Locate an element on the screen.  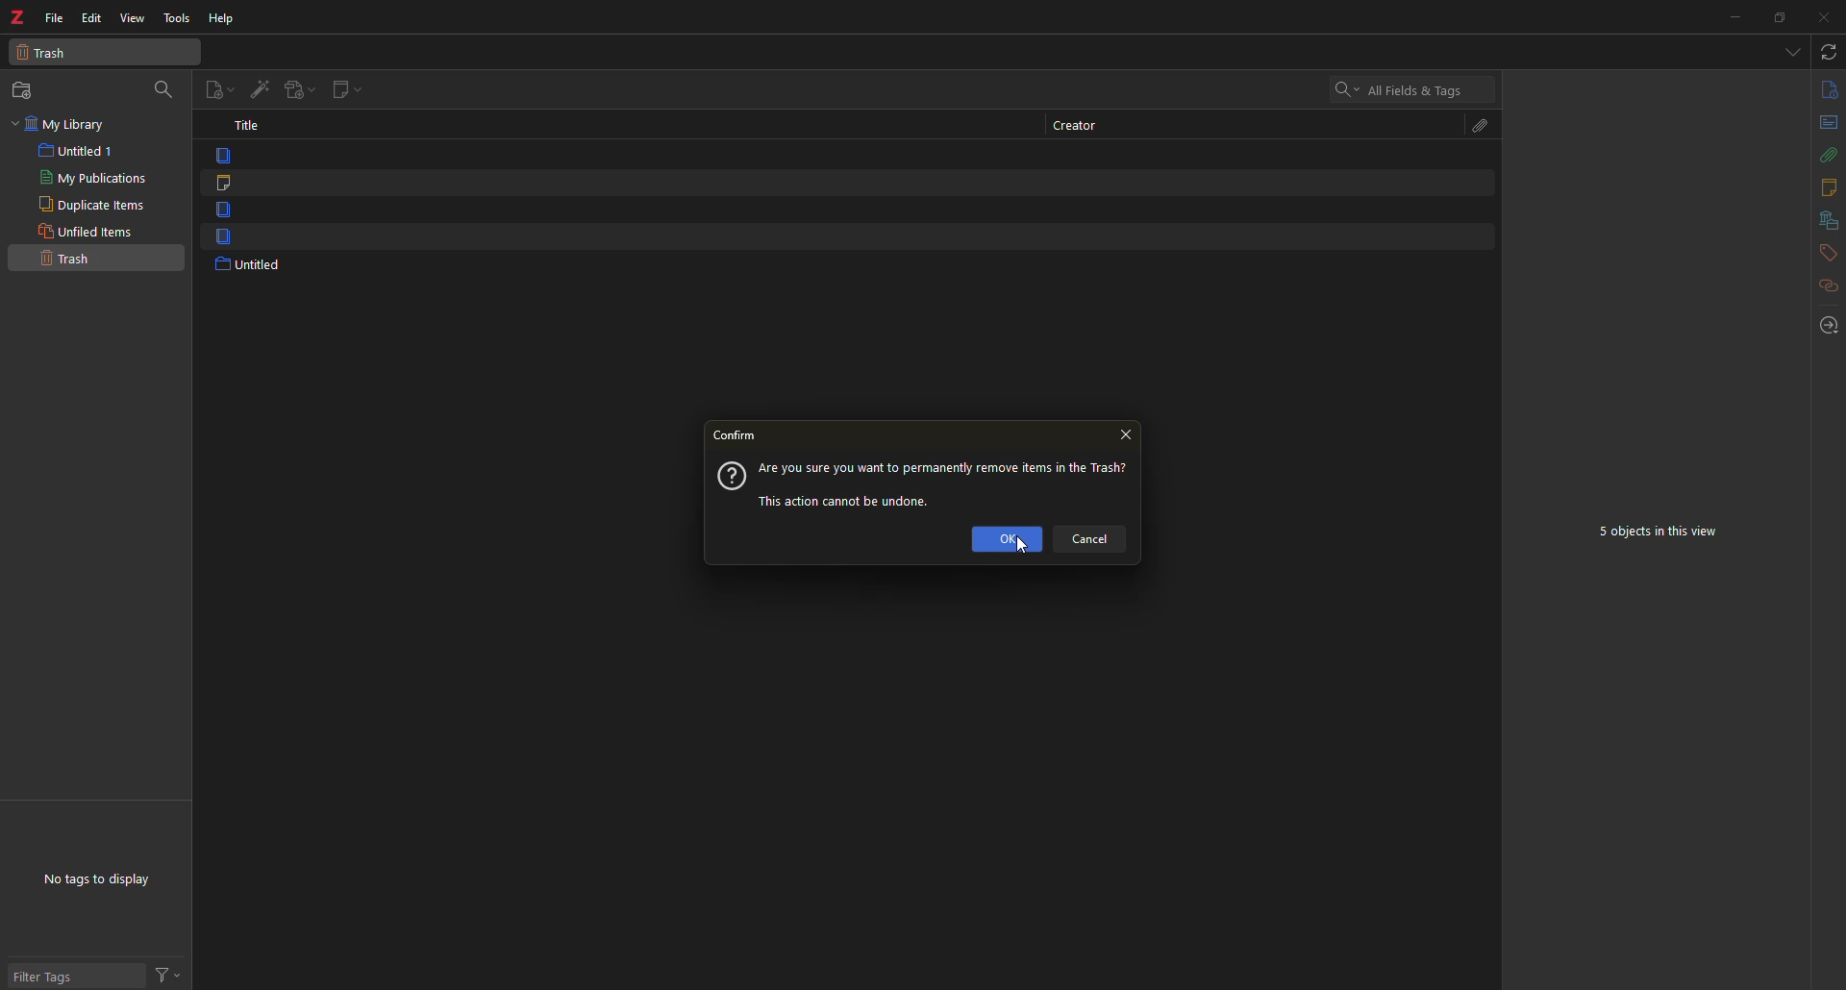
creator is located at coordinates (1087, 126).